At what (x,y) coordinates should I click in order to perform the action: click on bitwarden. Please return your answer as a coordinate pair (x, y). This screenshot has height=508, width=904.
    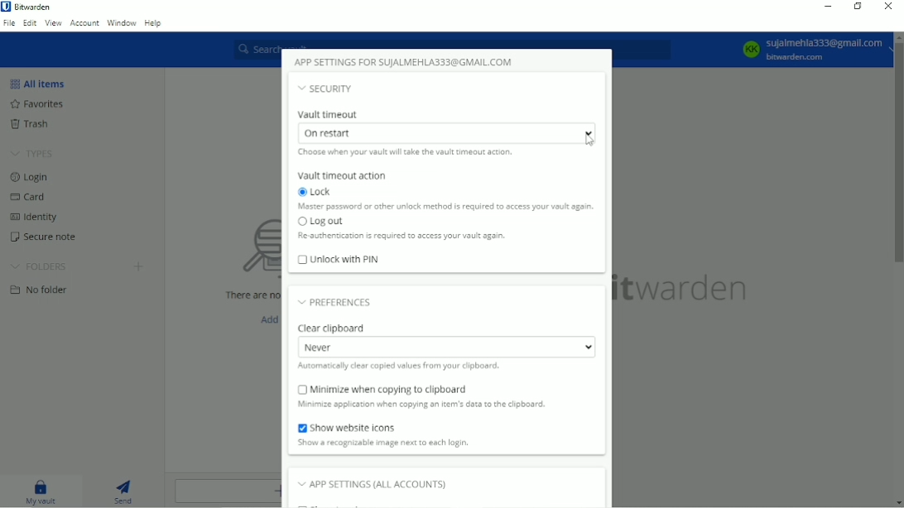
    Looking at the image, I should click on (686, 290).